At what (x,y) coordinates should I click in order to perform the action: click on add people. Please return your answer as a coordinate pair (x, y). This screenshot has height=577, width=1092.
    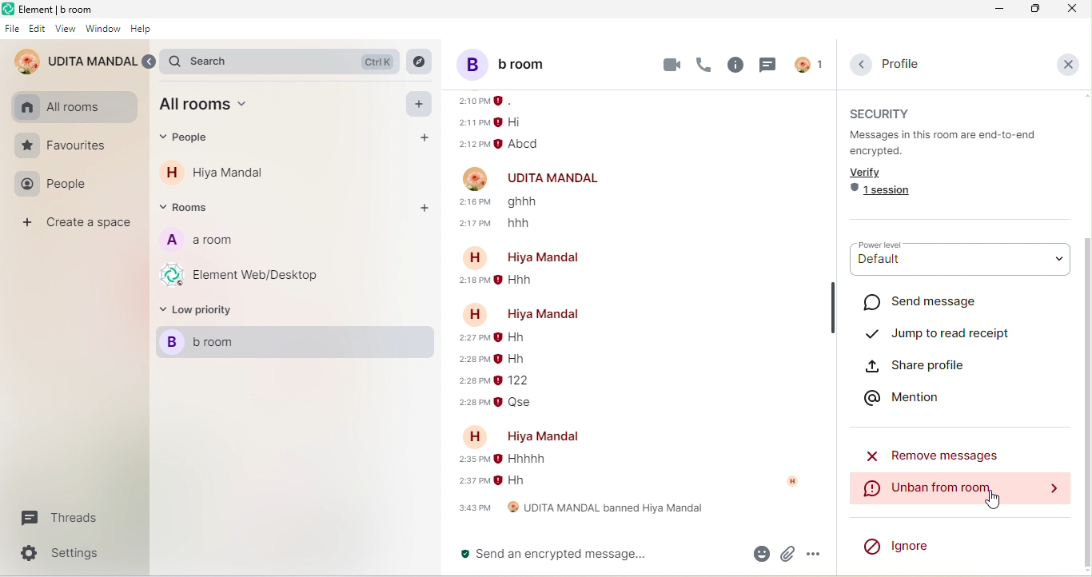
    Looking at the image, I should click on (420, 137).